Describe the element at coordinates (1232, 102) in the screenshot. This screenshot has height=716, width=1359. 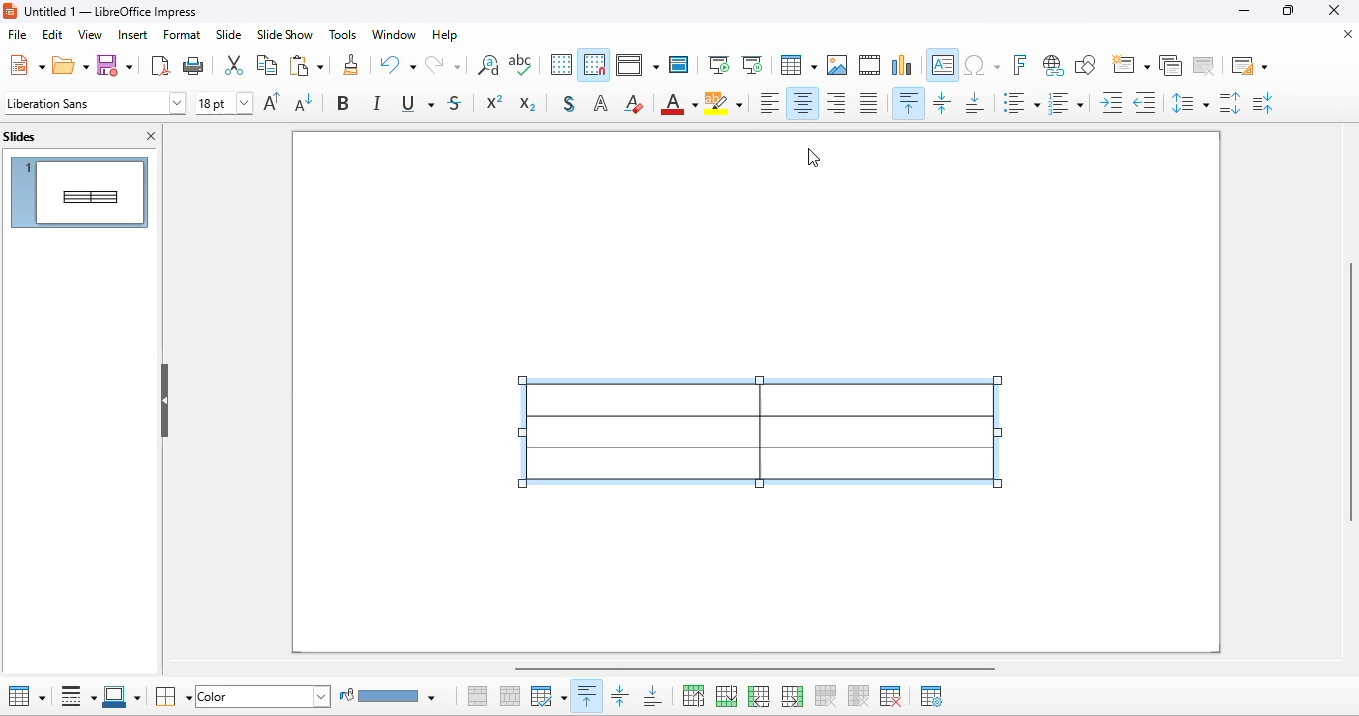
I see `increase paragraph spacing` at that location.